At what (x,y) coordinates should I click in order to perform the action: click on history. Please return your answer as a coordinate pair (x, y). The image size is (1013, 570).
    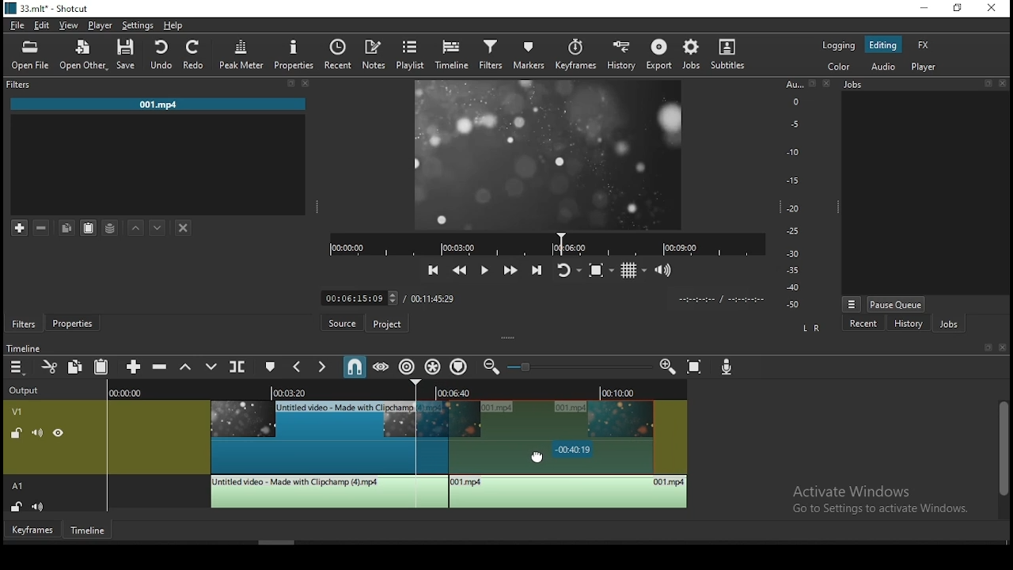
    Looking at the image, I should click on (621, 57).